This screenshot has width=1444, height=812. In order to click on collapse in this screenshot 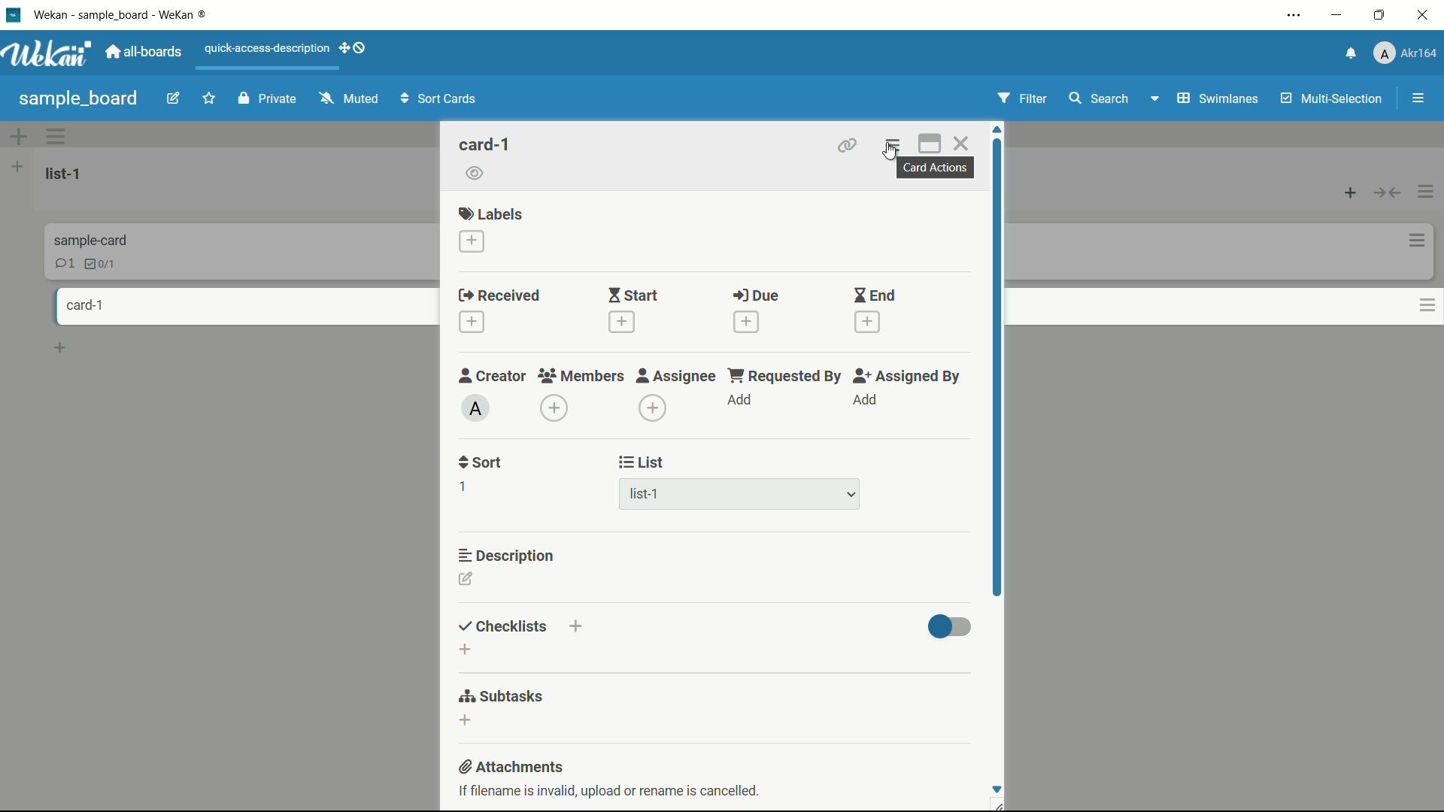, I will do `click(1386, 188)`.